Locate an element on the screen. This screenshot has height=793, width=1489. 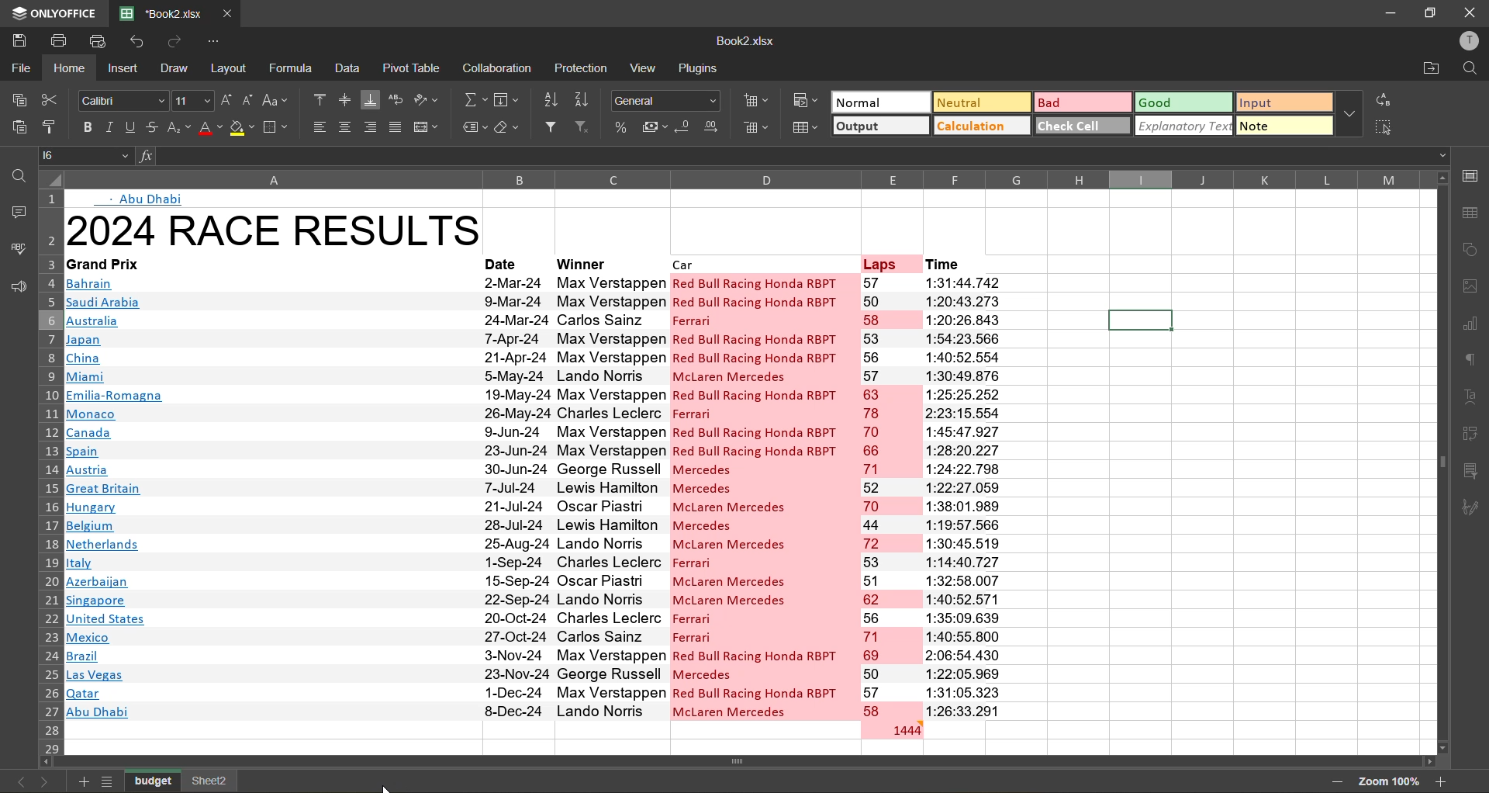
customize quick access toolbar is located at coordinates (216, 42).